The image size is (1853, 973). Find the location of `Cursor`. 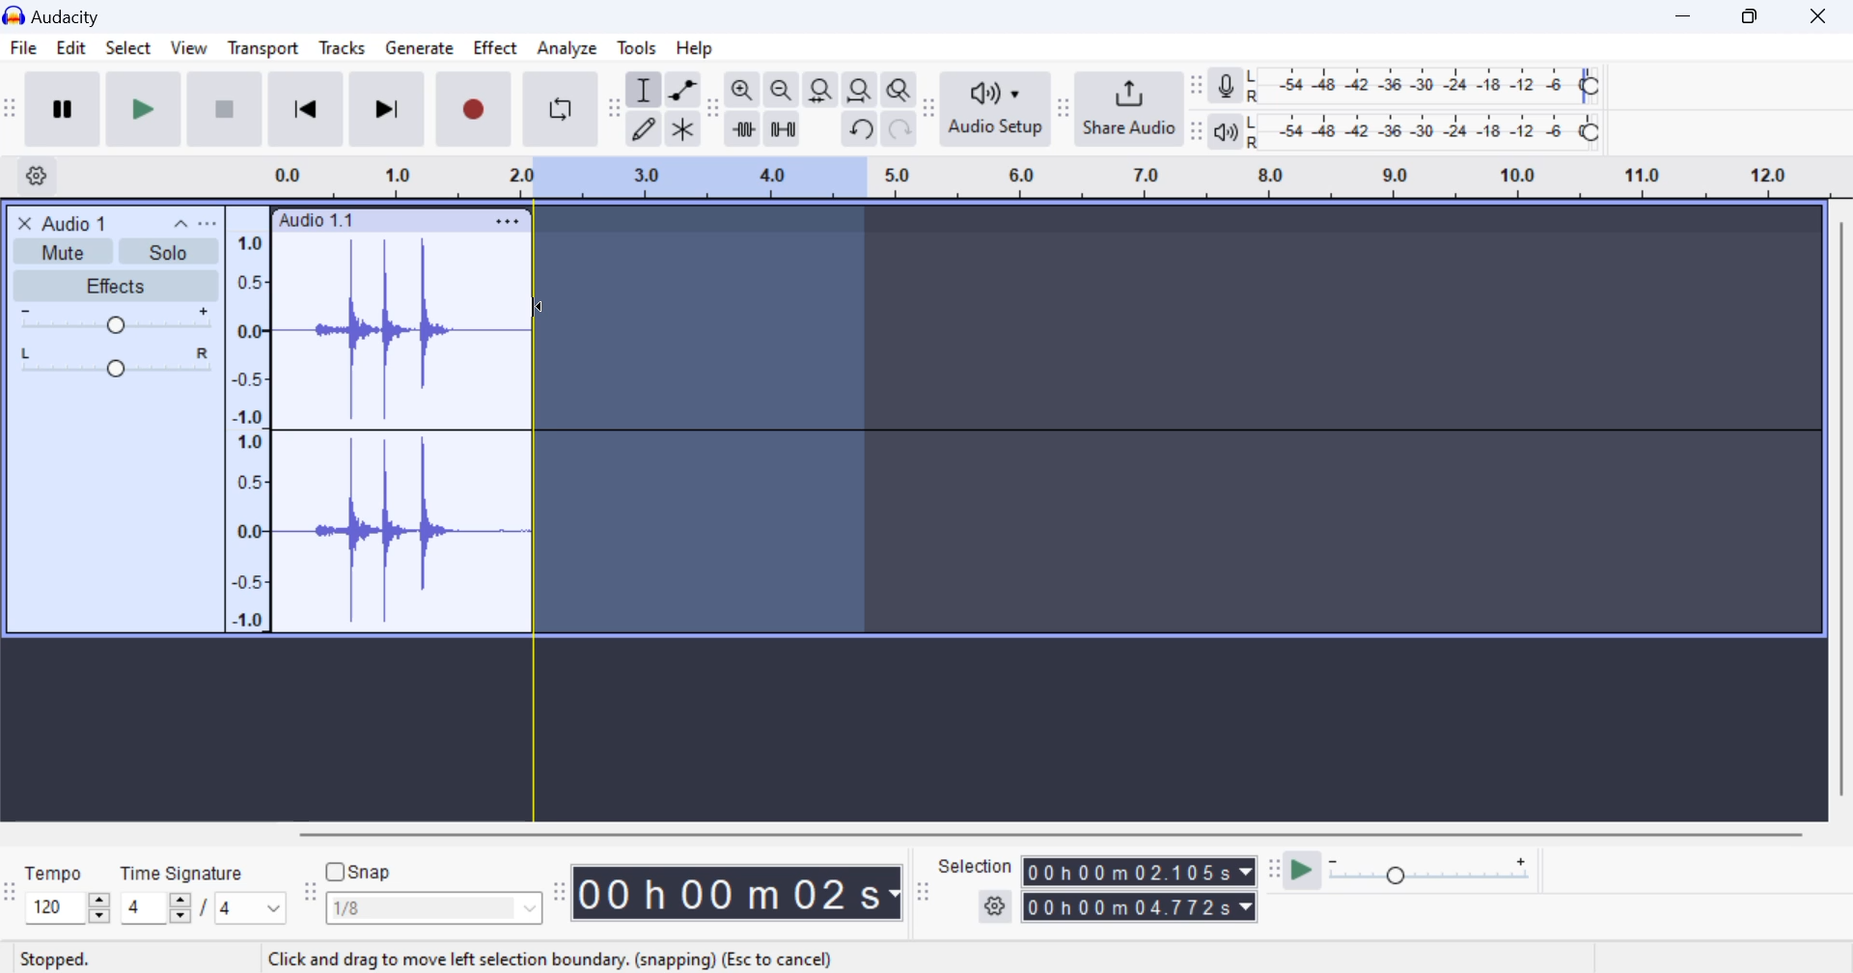

Cursor is located at coordinates (549, 314).